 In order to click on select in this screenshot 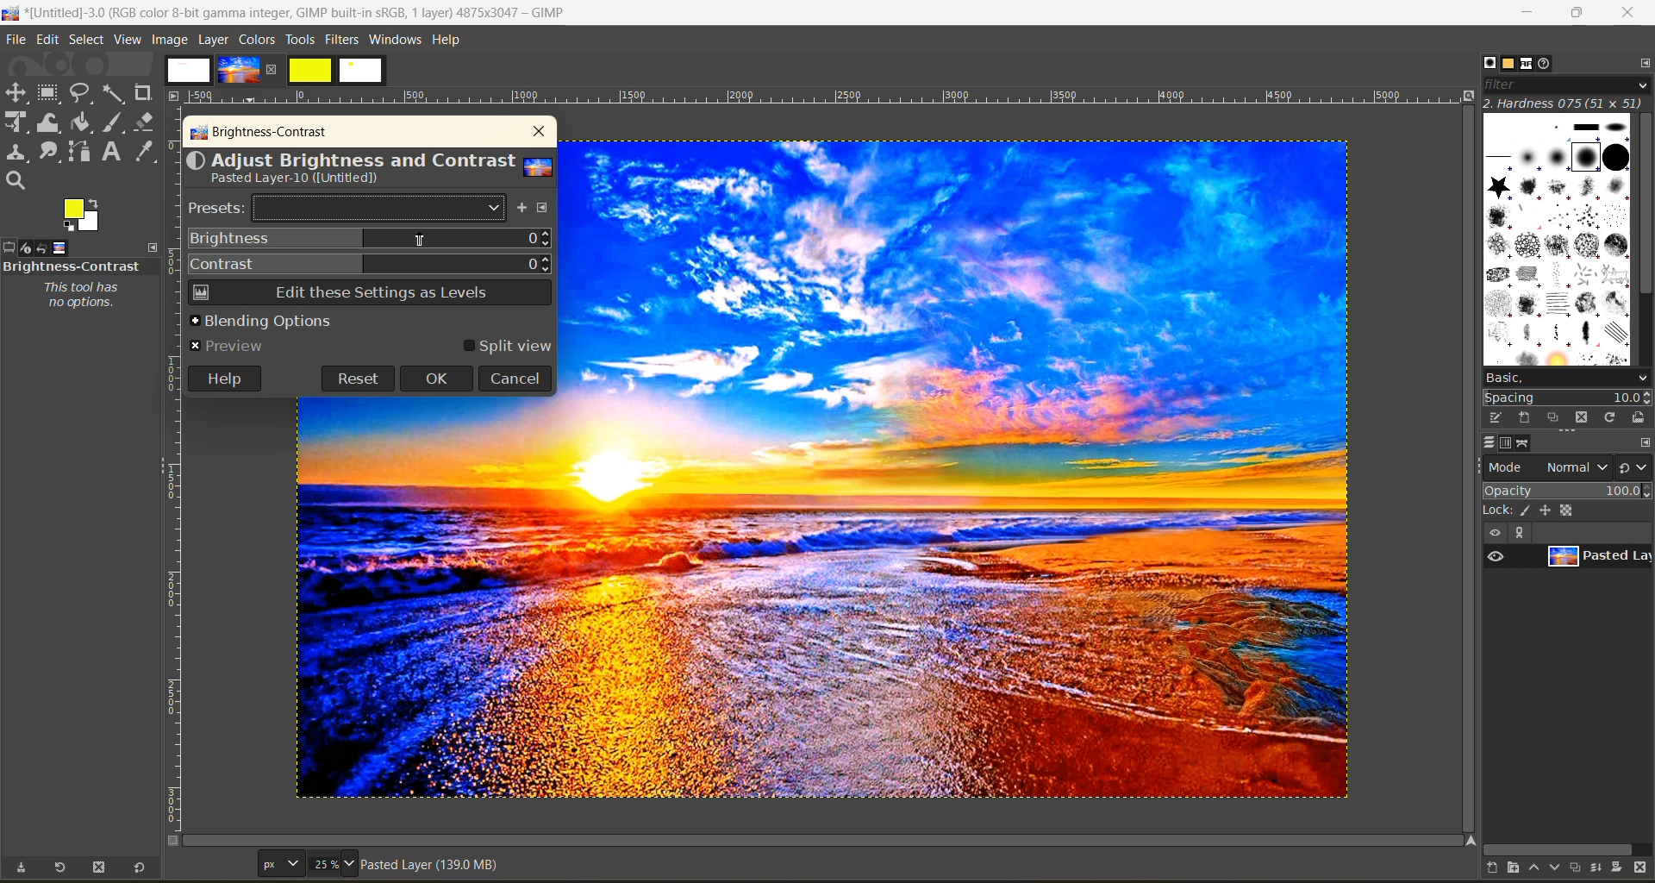, I will do `click(89, 41)`.